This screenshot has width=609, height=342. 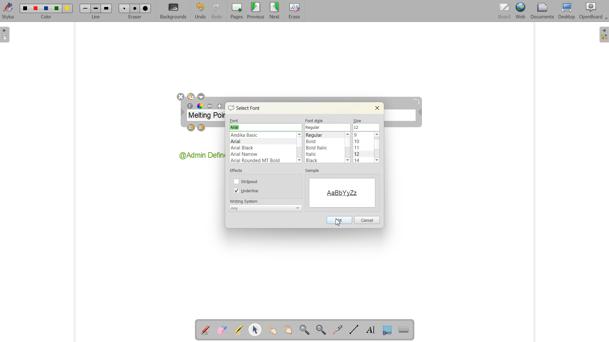 I want to click on Duplicate, so click(x=191, y=96).